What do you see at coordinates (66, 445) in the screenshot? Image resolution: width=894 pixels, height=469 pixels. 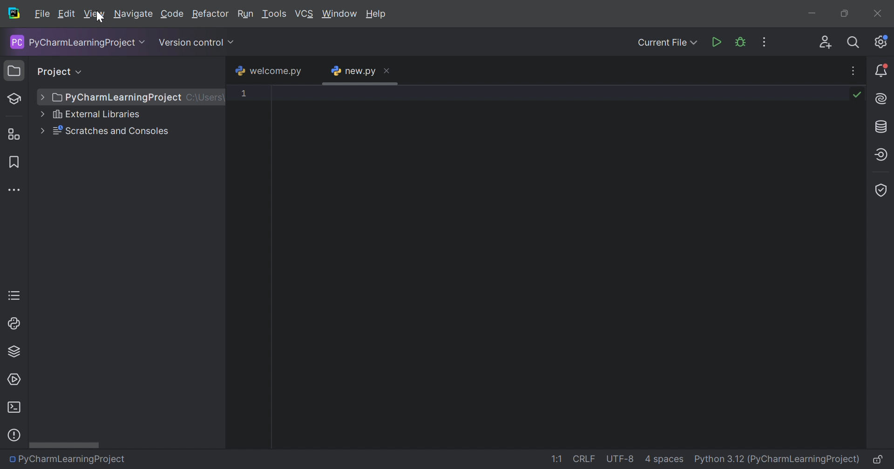 I see `Scroll bar` at bounding box center [66, 445].